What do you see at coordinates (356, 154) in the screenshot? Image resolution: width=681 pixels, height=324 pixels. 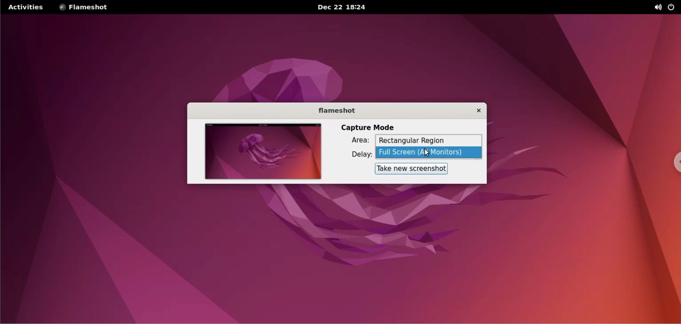 I see `delay:` at bounding box center [356, 154].